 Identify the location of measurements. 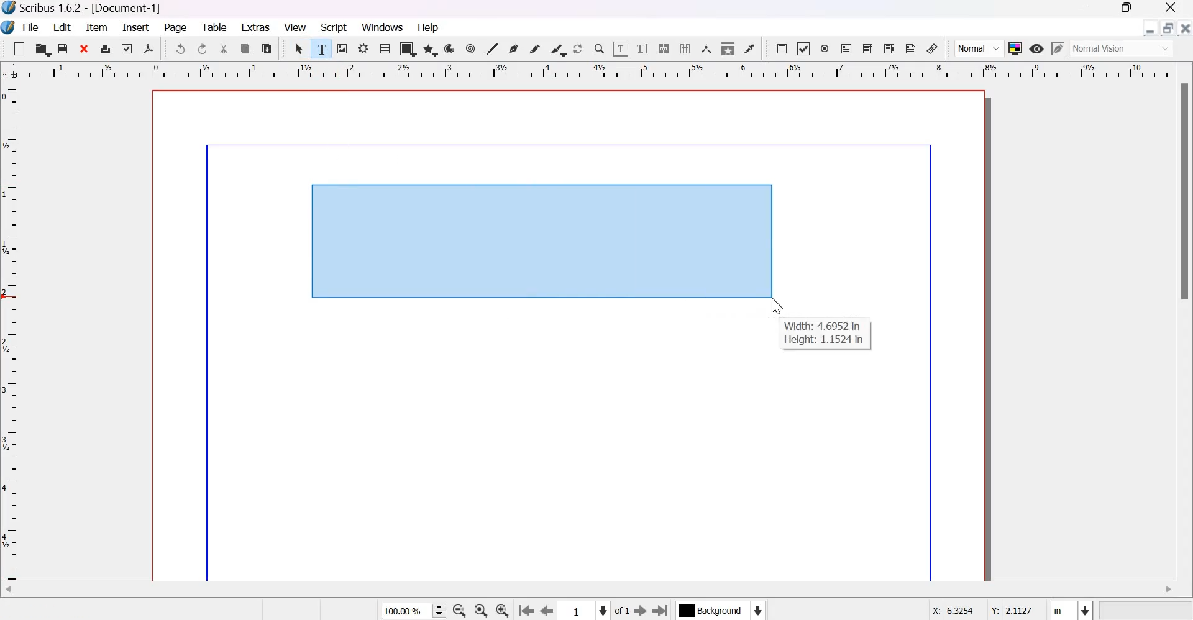
(706, 48).